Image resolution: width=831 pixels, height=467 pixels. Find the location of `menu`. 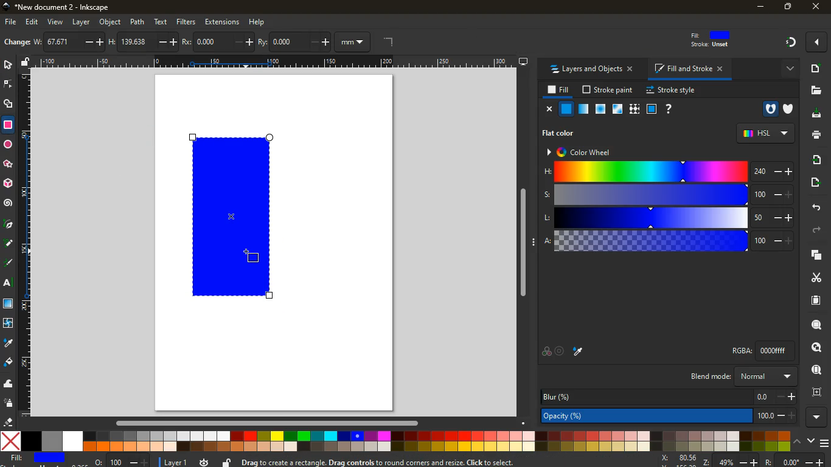

menu is located at coordinates (824, 443).